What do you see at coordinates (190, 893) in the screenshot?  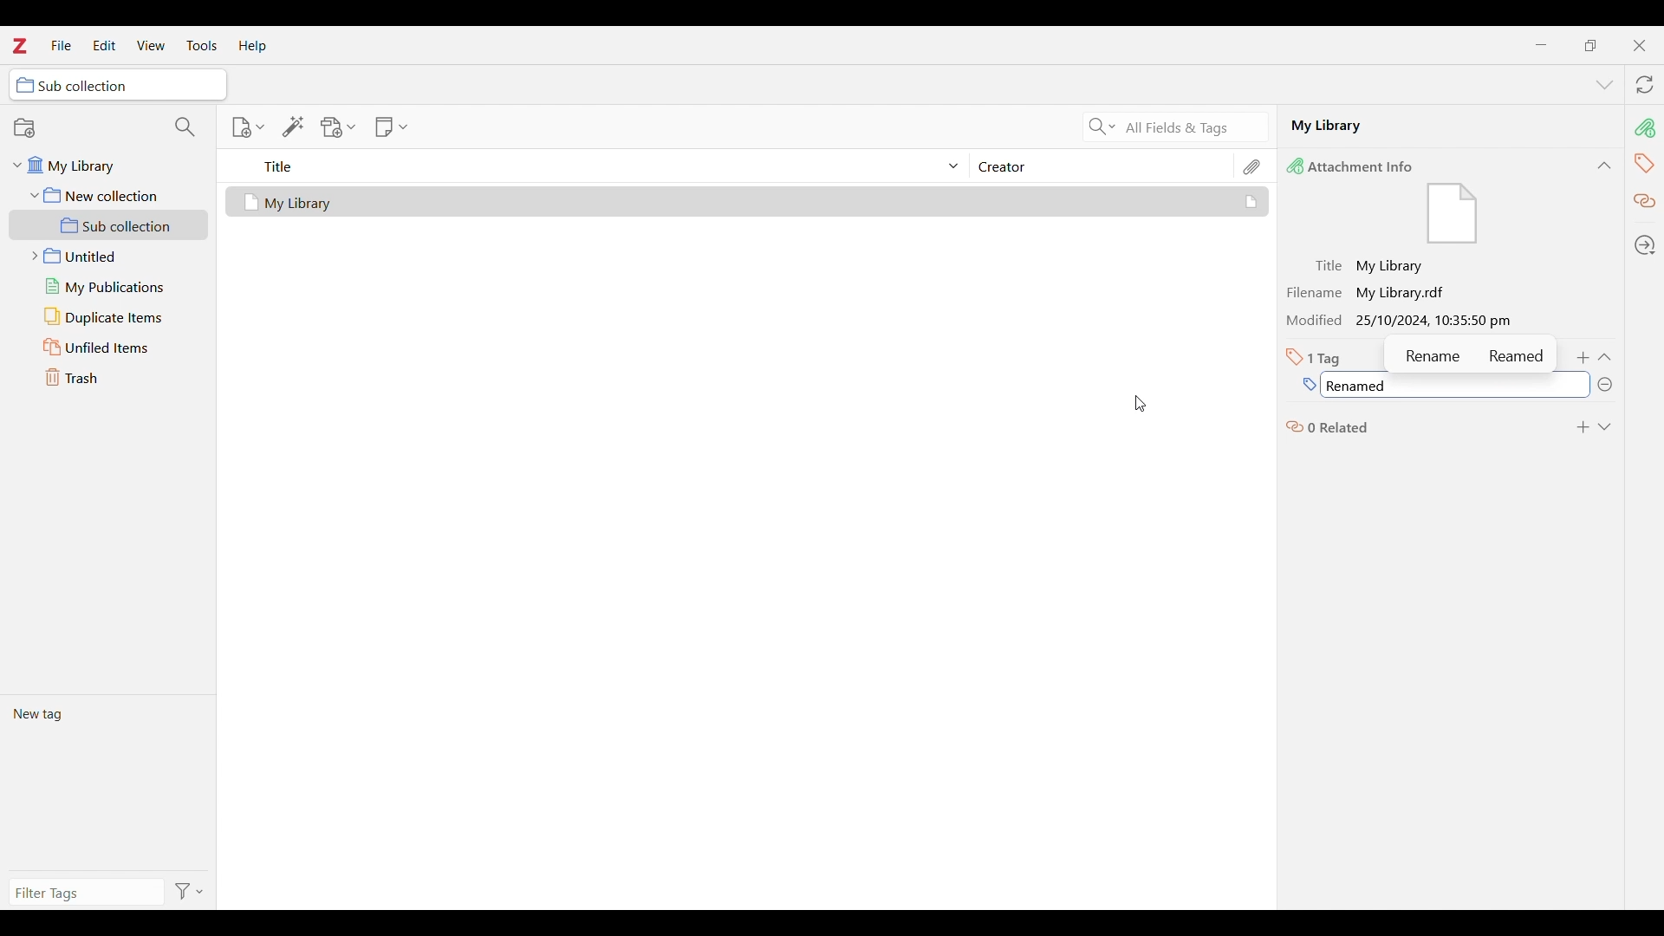 I see `Filter options` at bounding box center [190, 893].